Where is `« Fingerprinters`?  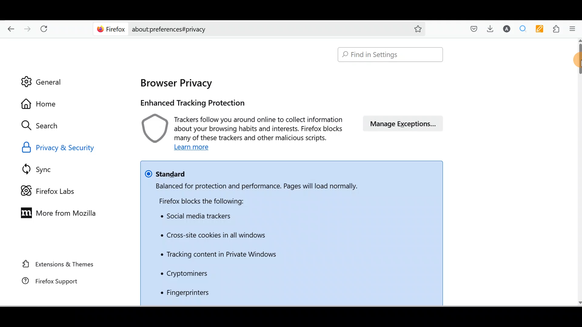
« Fingerprinters is located at coordinates (180, 292).